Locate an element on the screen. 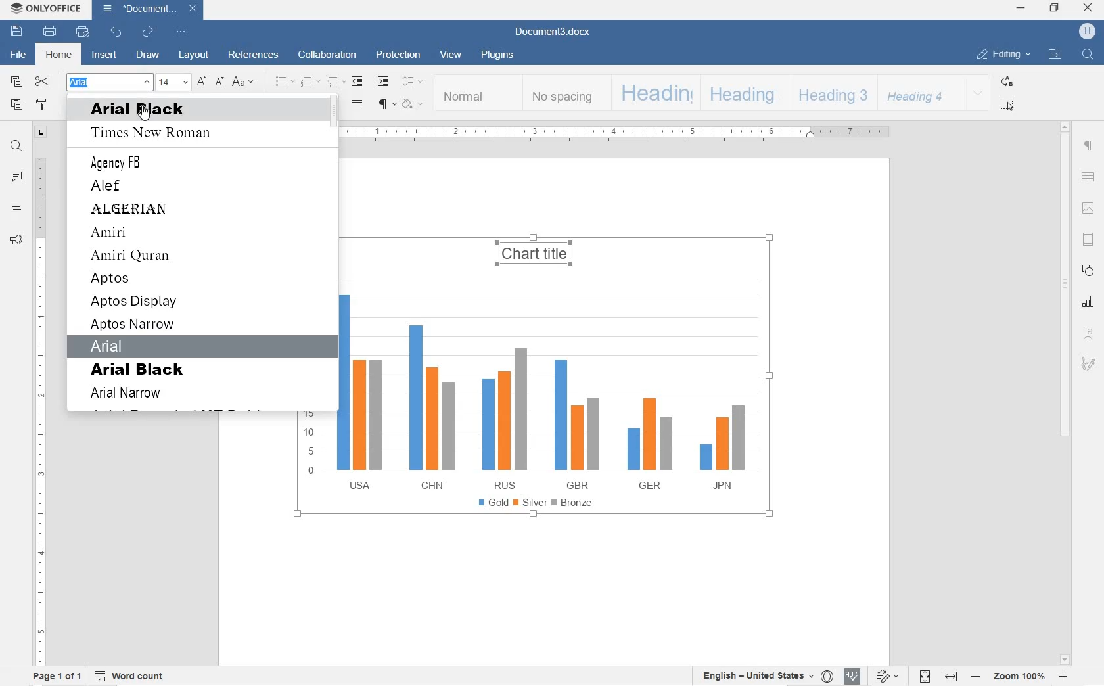 This screenshot has width=1104, height=686. FIND is located at coordinates (16, 147).